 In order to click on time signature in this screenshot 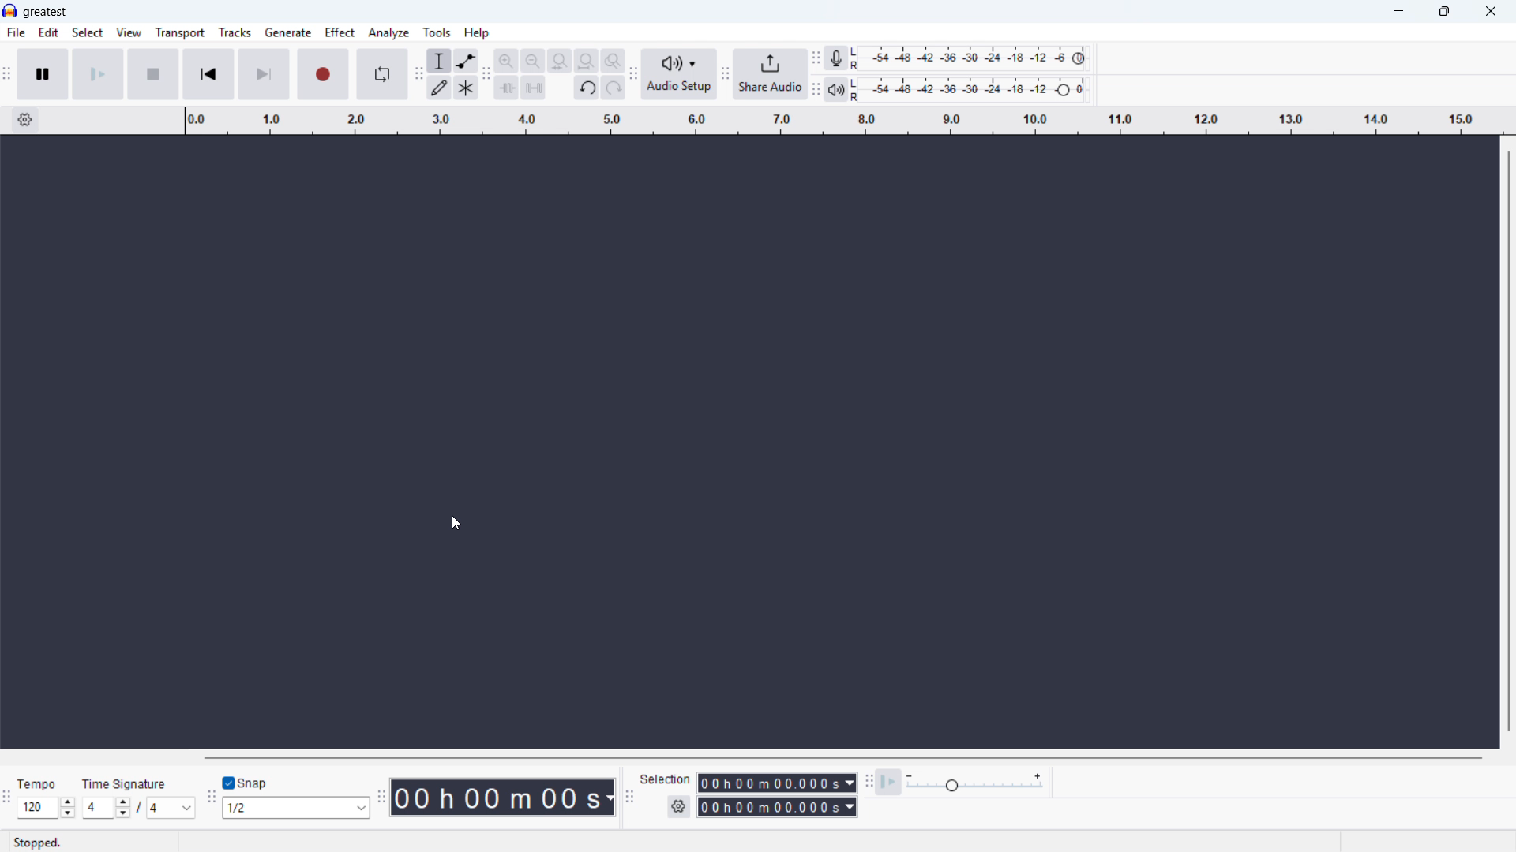, I will do `click(126, 784)`.